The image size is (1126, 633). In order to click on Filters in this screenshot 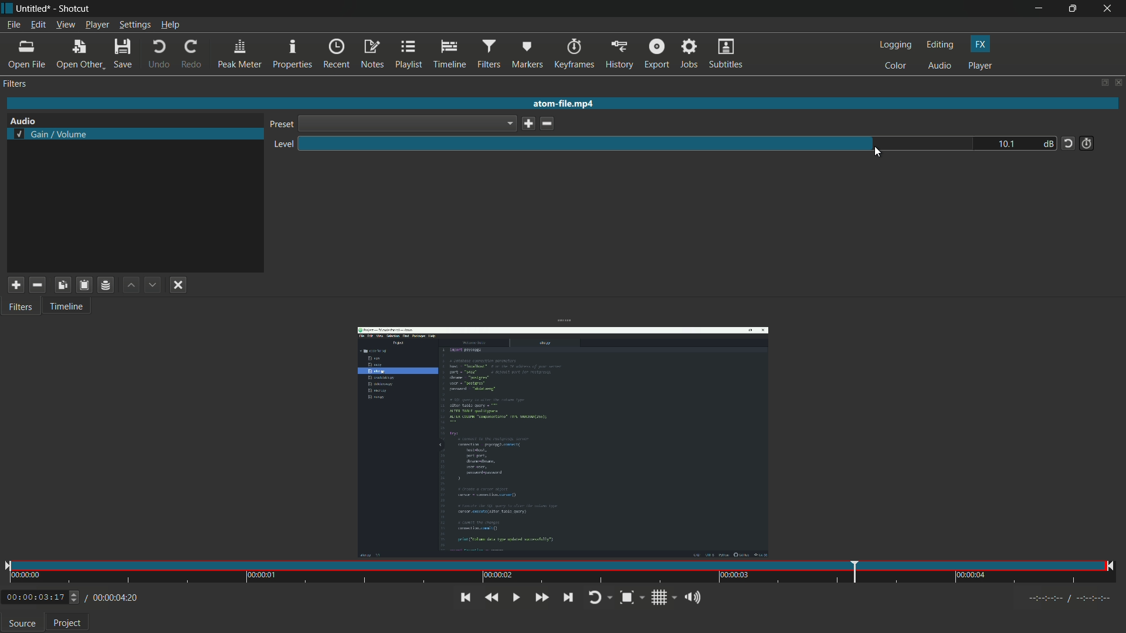, I will do `click(22, 308)`.